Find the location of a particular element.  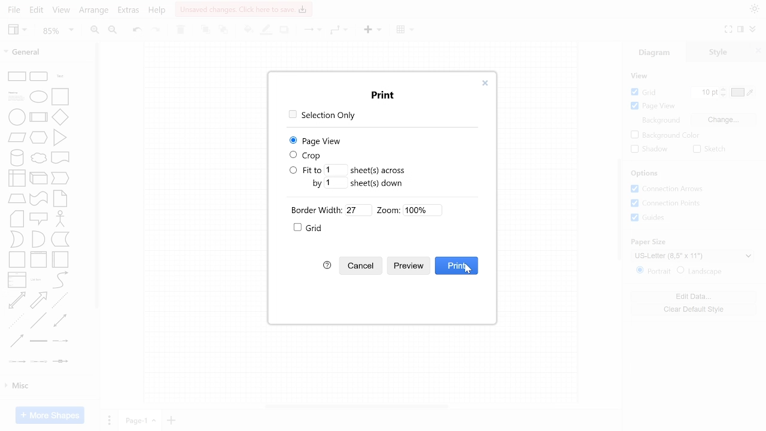

Data storage is located at coordinates (60, 239).